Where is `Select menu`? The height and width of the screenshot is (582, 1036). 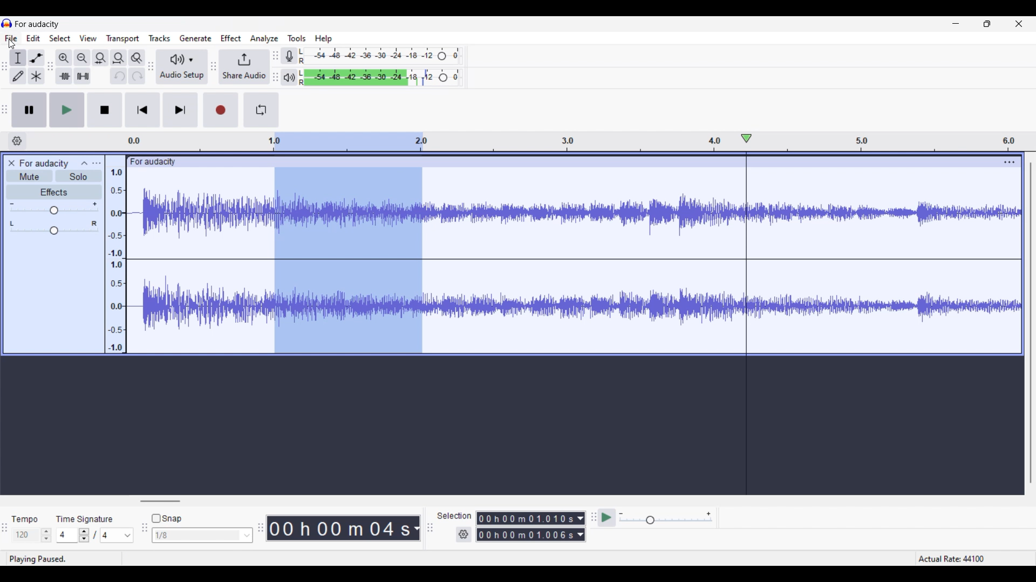 Select menu is located at coordinates (60, 38).